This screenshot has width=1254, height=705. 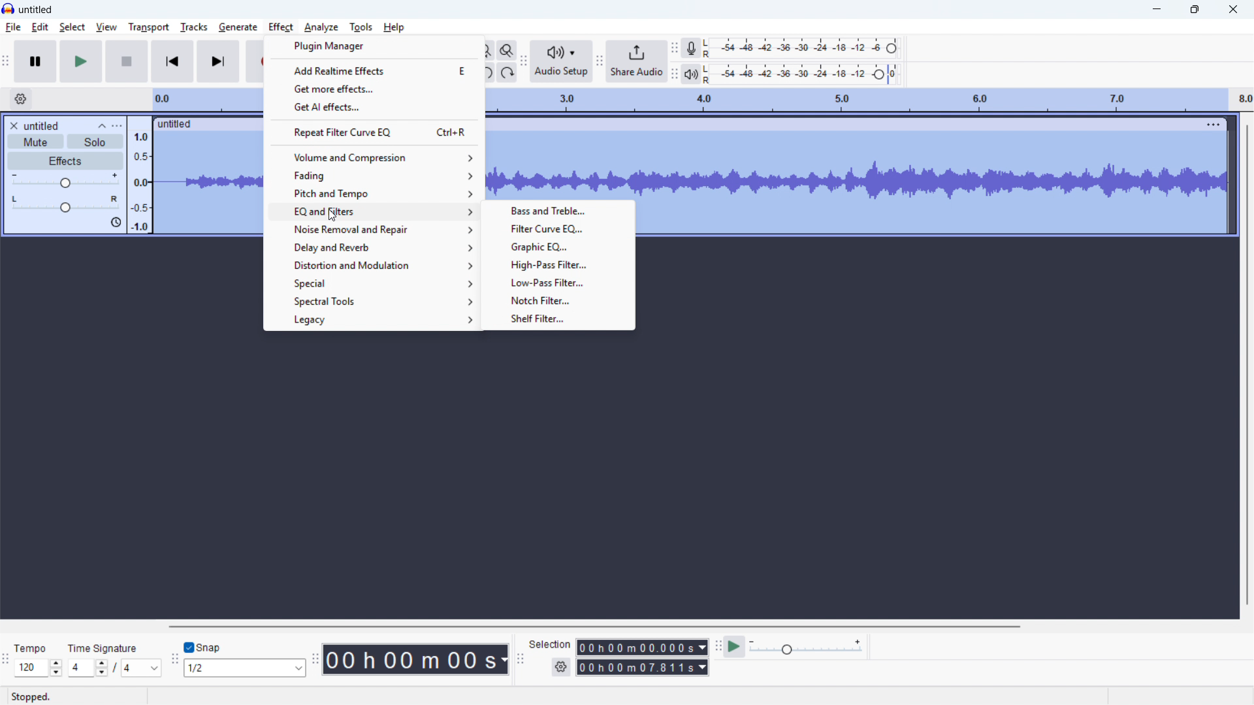 What do you see at coordinates (140, 175) in the screenshot?
I see `amplitude` at bounding box center [140, 175].